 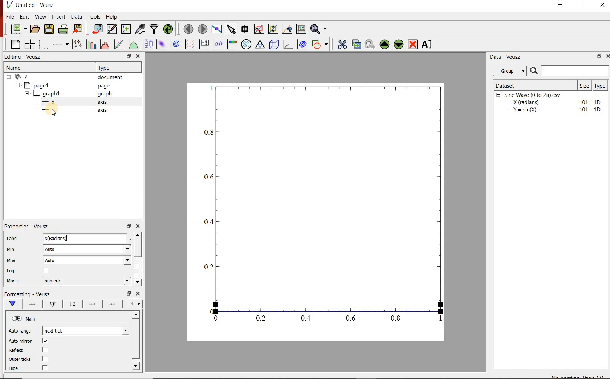 I want to click on Cursor, so click(x=52, y=113).